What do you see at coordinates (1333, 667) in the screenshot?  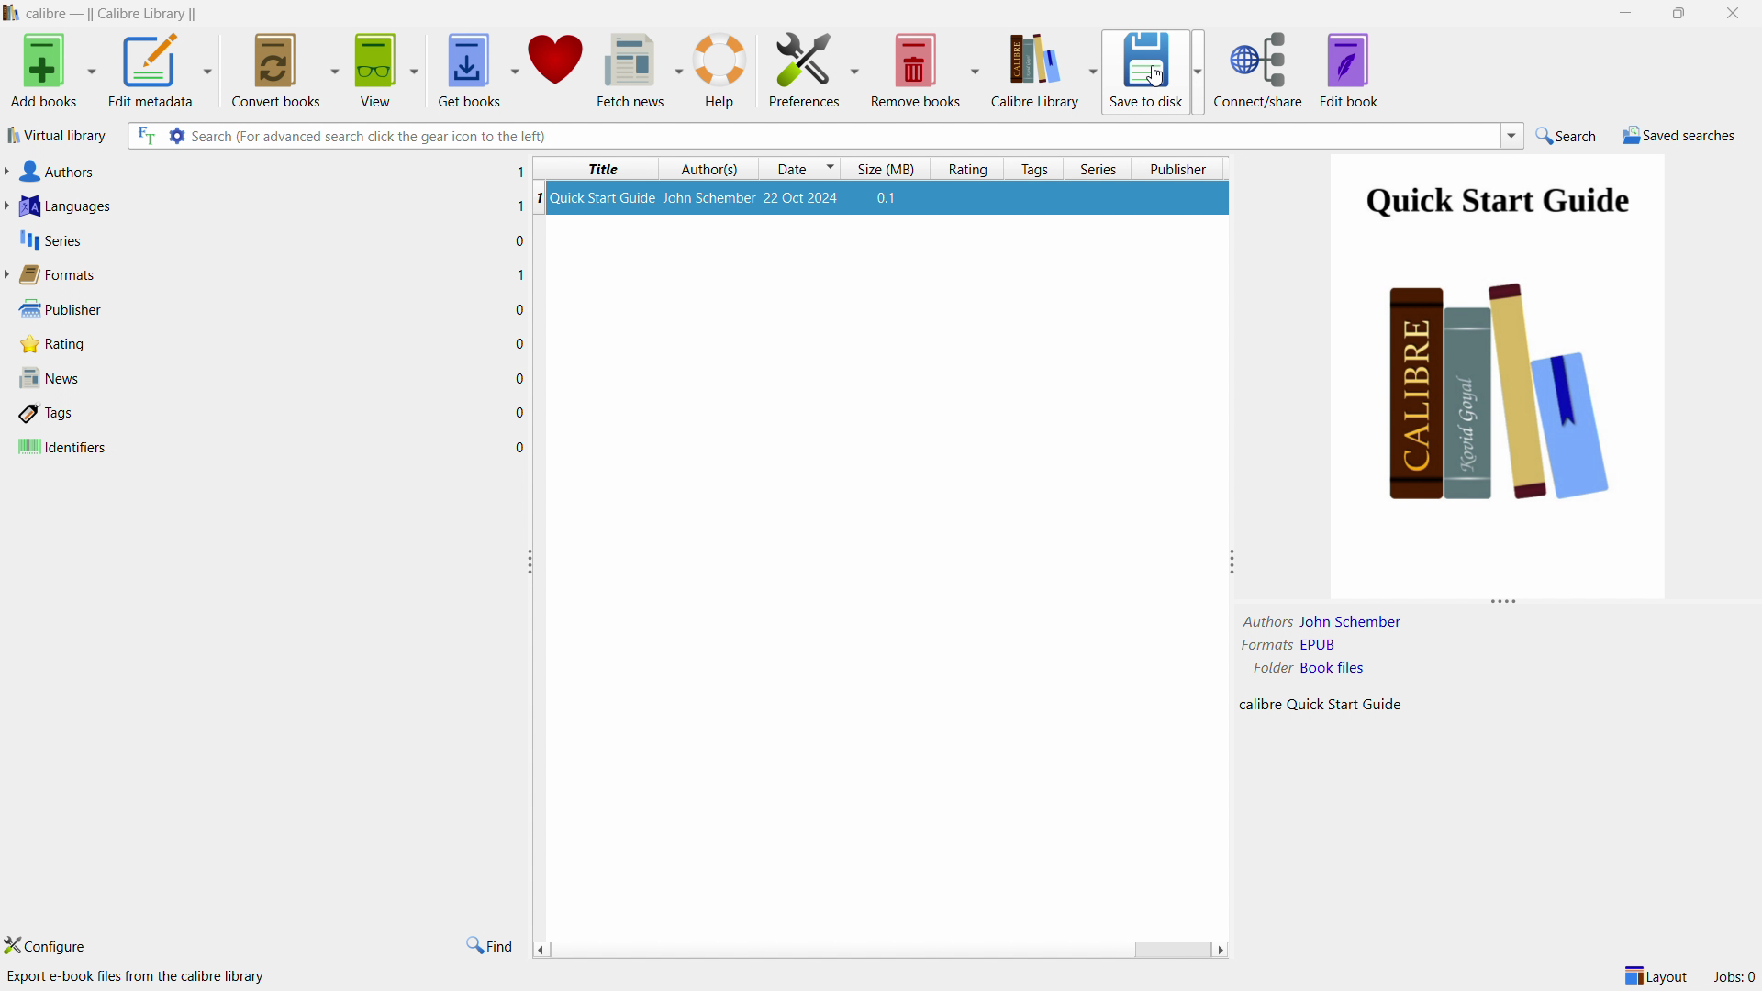 I see `Book files` at bounding box center [1333, 667].